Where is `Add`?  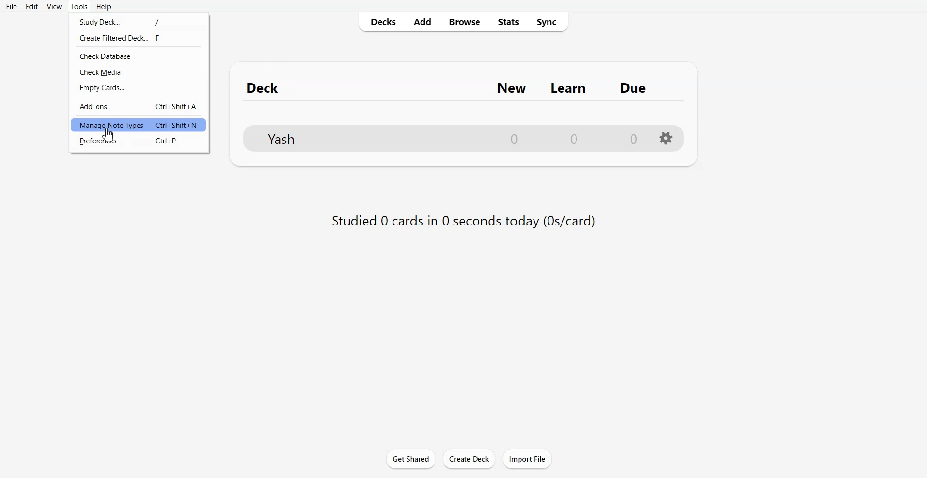
Add is located at coordinates (421, 21).